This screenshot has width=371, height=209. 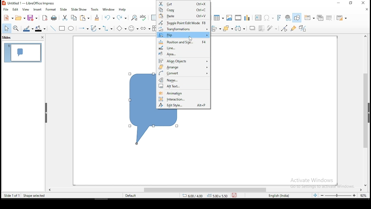 What do you see at coordinates (83, 29) in the screenshot?
I see `lines and arrows` at bounding box center [83, 29].